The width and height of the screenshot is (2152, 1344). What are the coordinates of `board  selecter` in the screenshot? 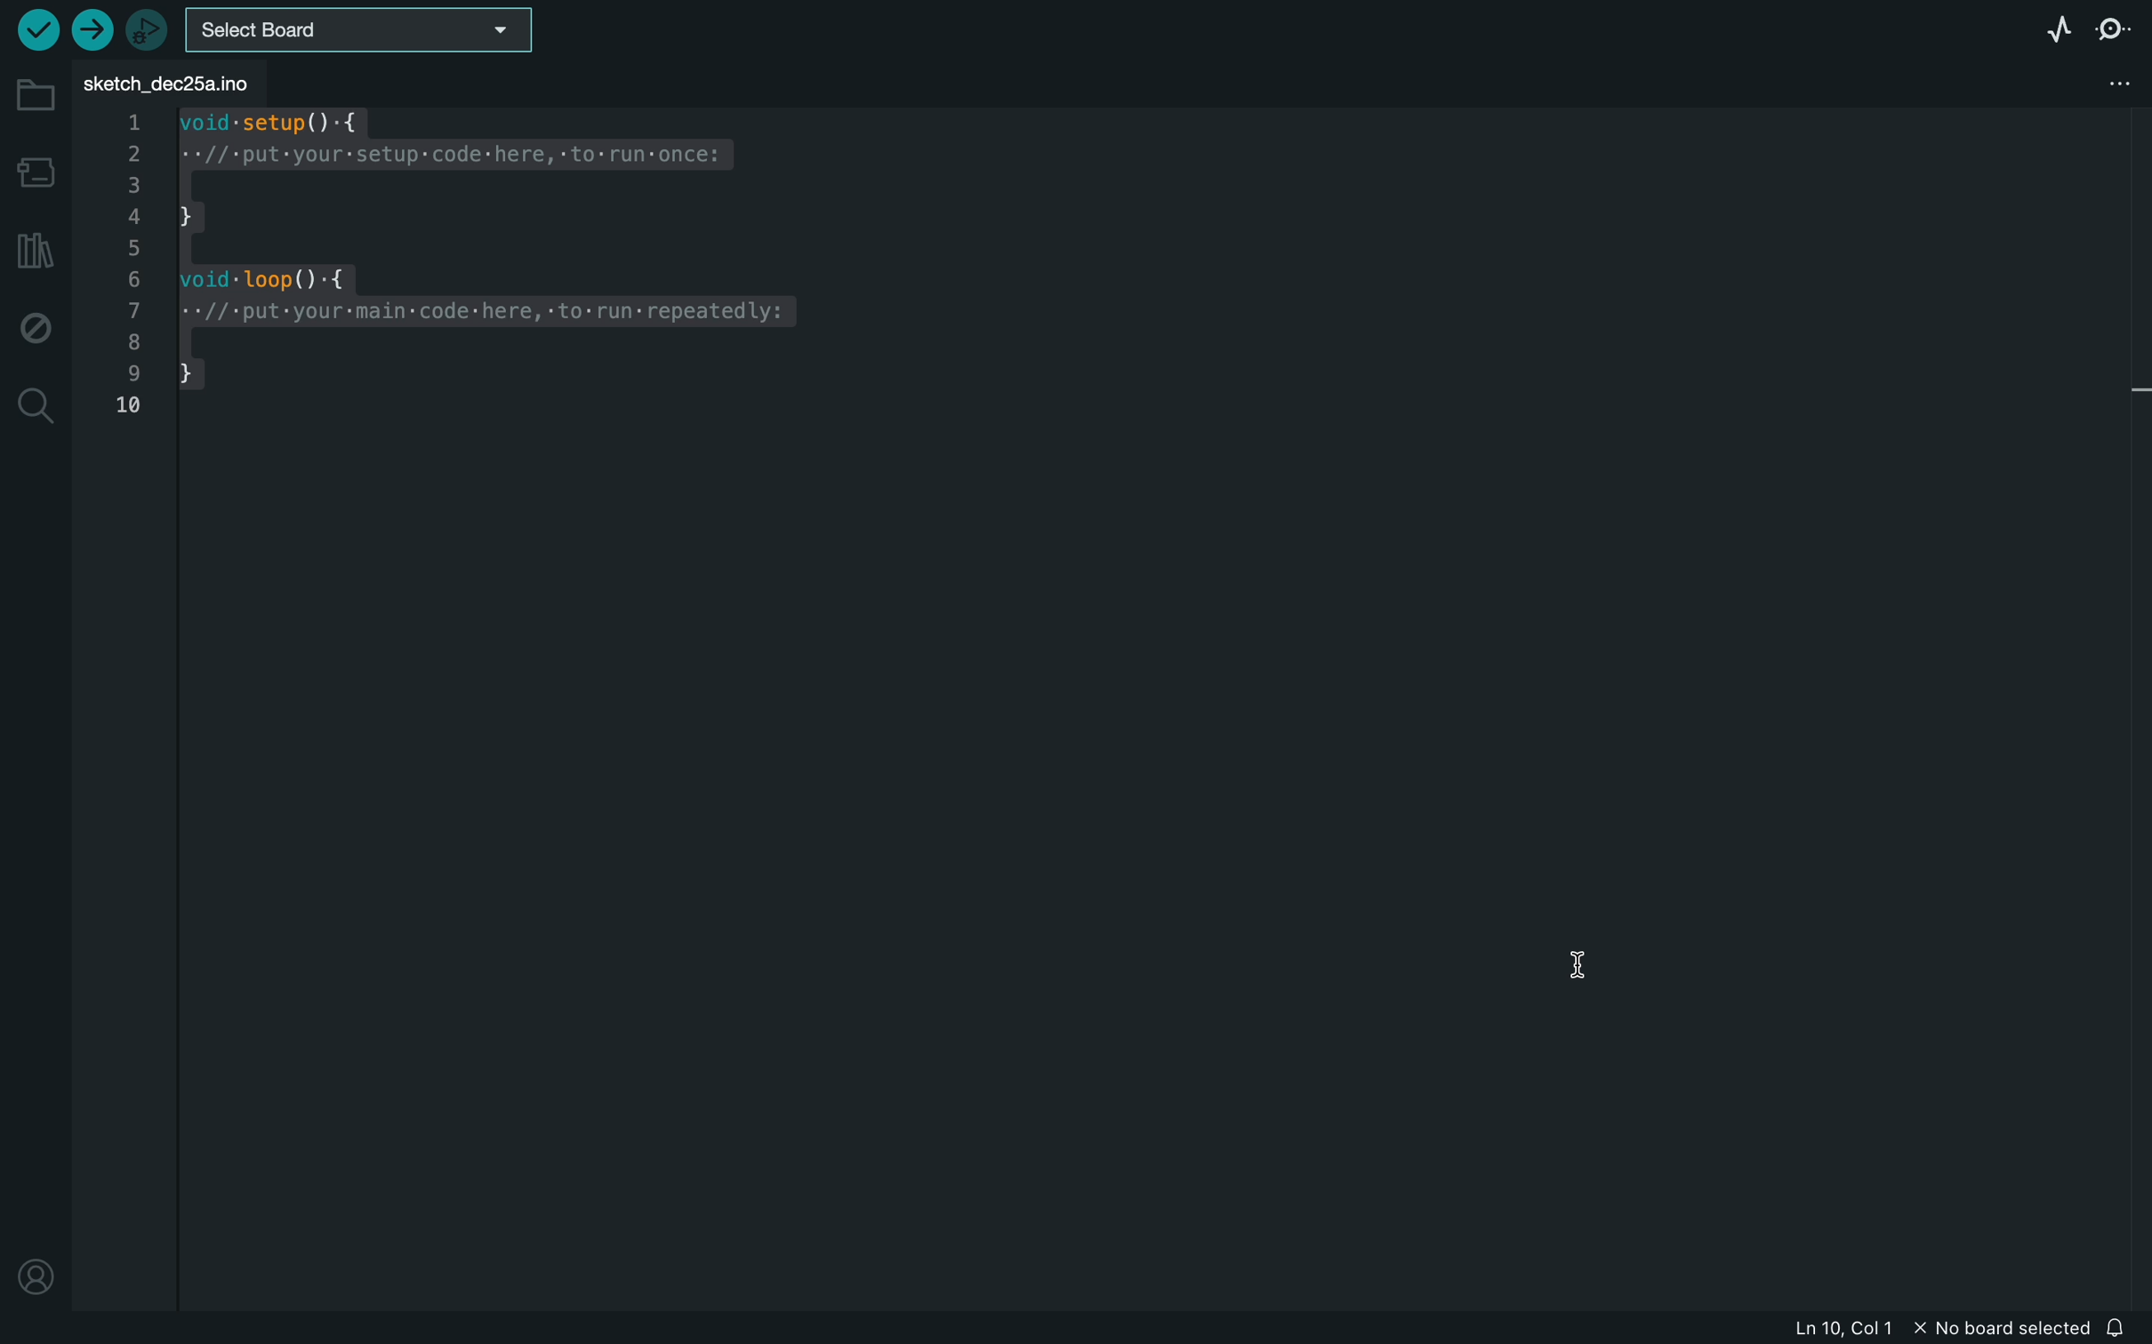 It's located at (362, 32).